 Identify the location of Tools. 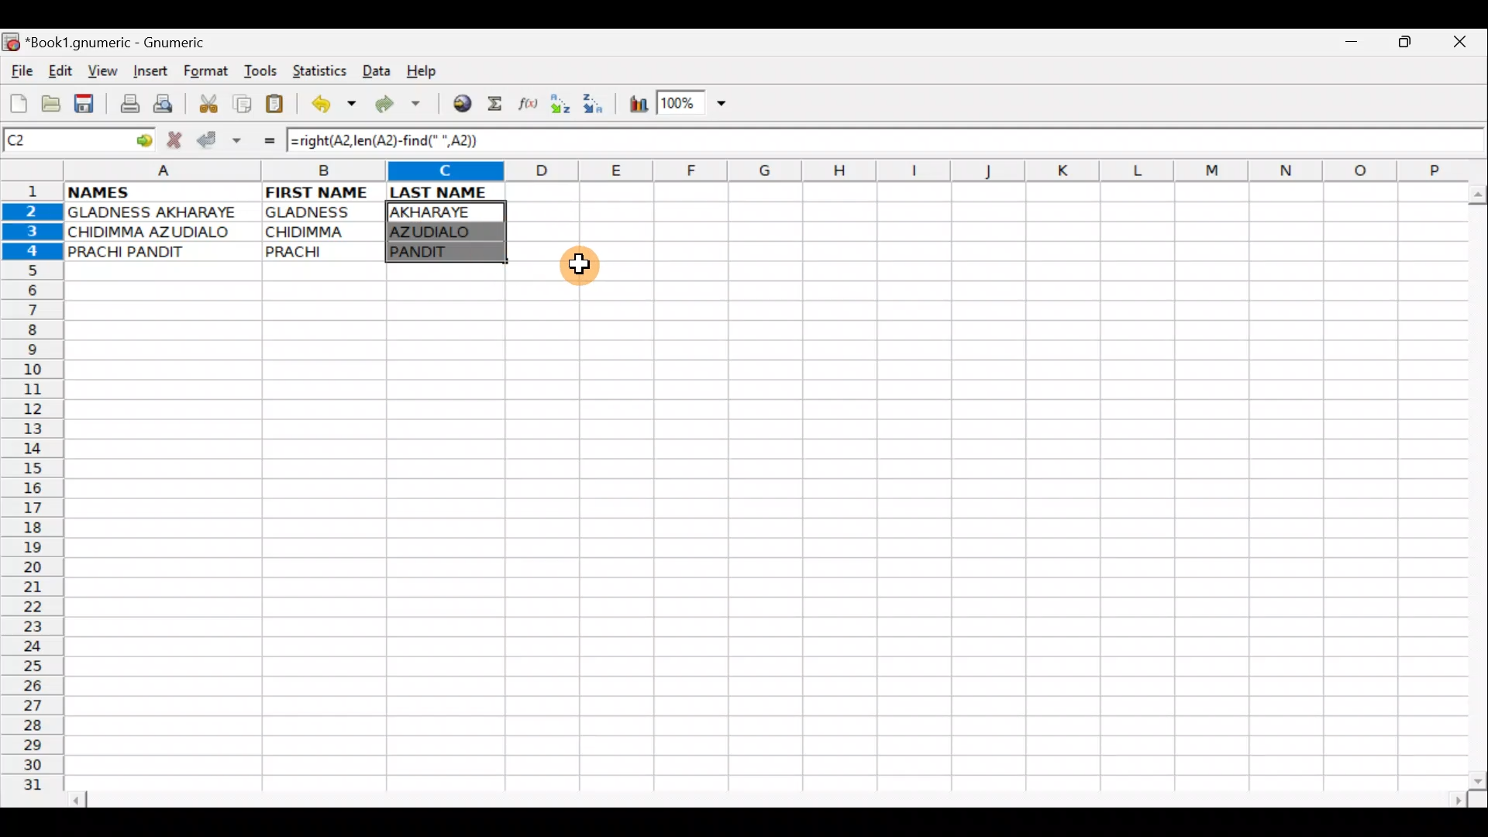
(262, 71).